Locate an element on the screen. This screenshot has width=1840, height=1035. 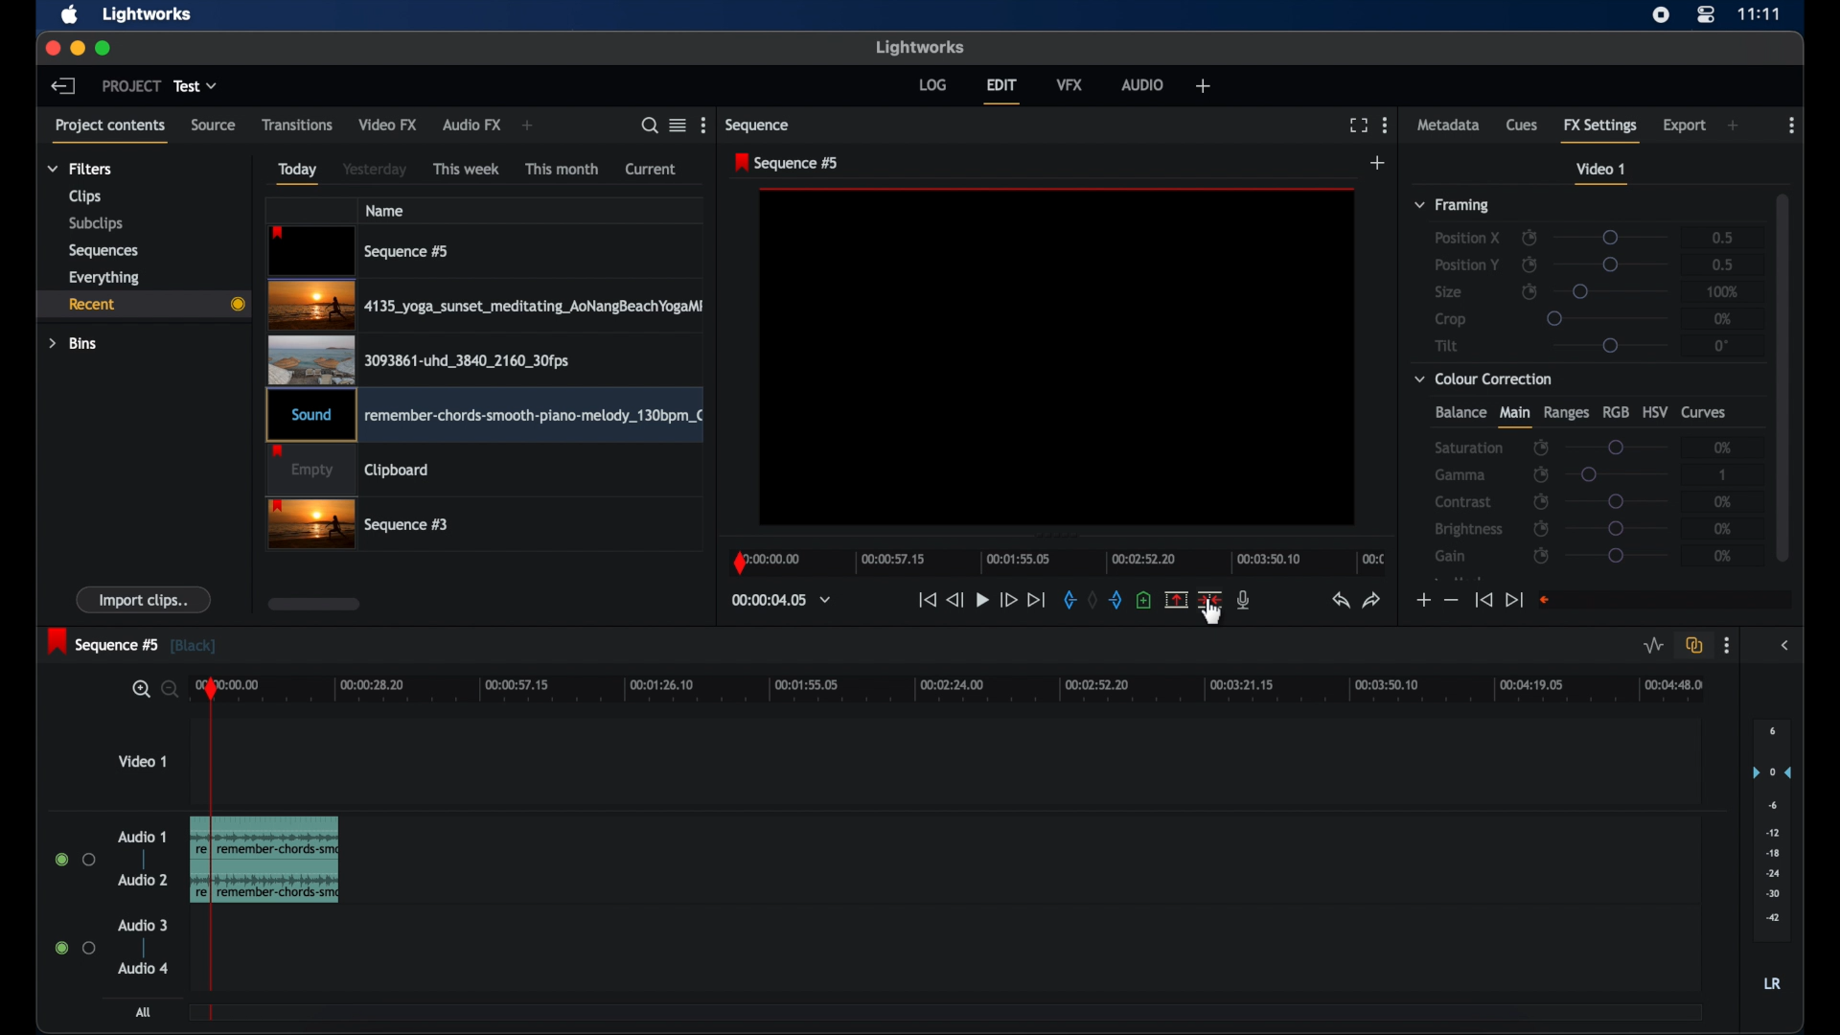
minimize is located at coordinates (77, 50).